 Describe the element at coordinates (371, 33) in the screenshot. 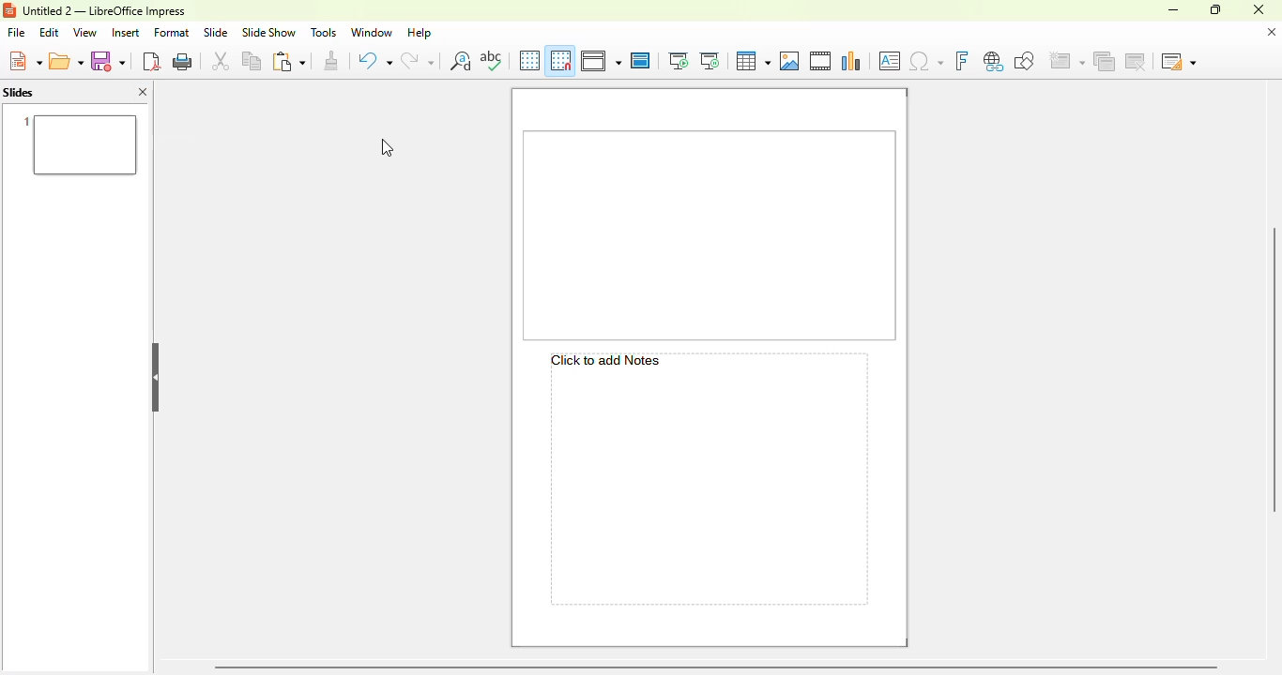

I see `window` at that location.